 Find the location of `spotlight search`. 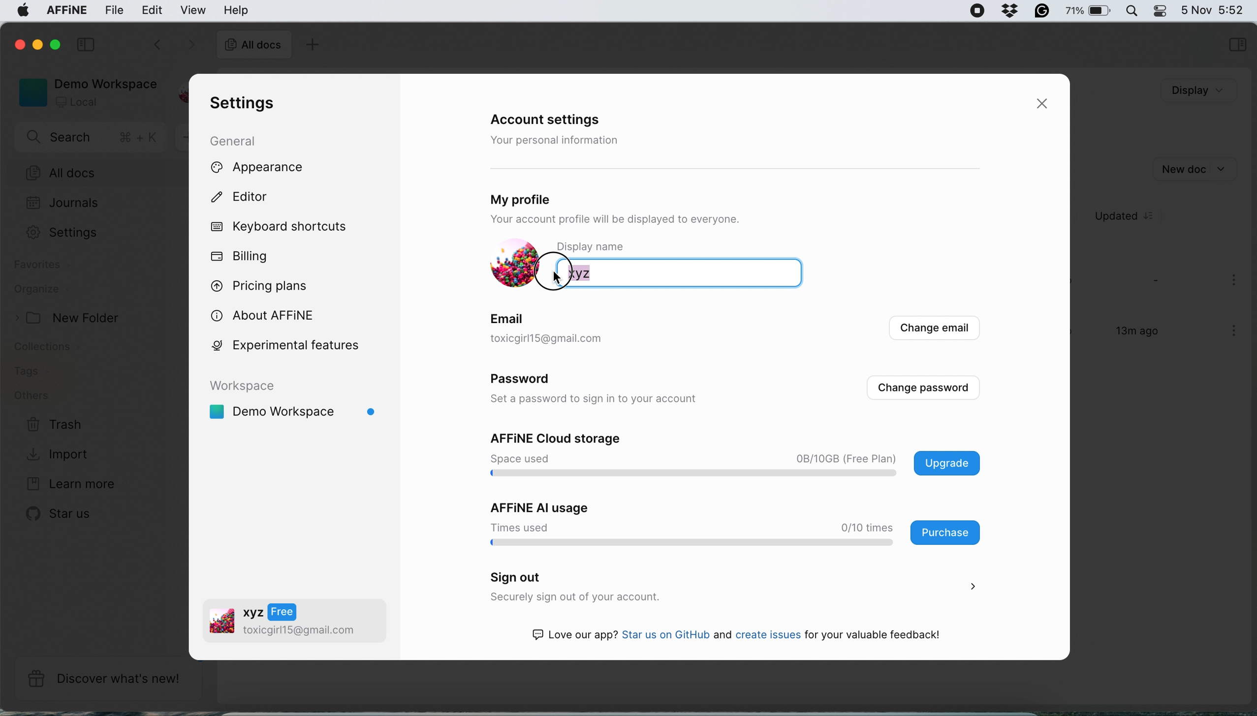

spotlight search is located at coordinates (1130, 10).